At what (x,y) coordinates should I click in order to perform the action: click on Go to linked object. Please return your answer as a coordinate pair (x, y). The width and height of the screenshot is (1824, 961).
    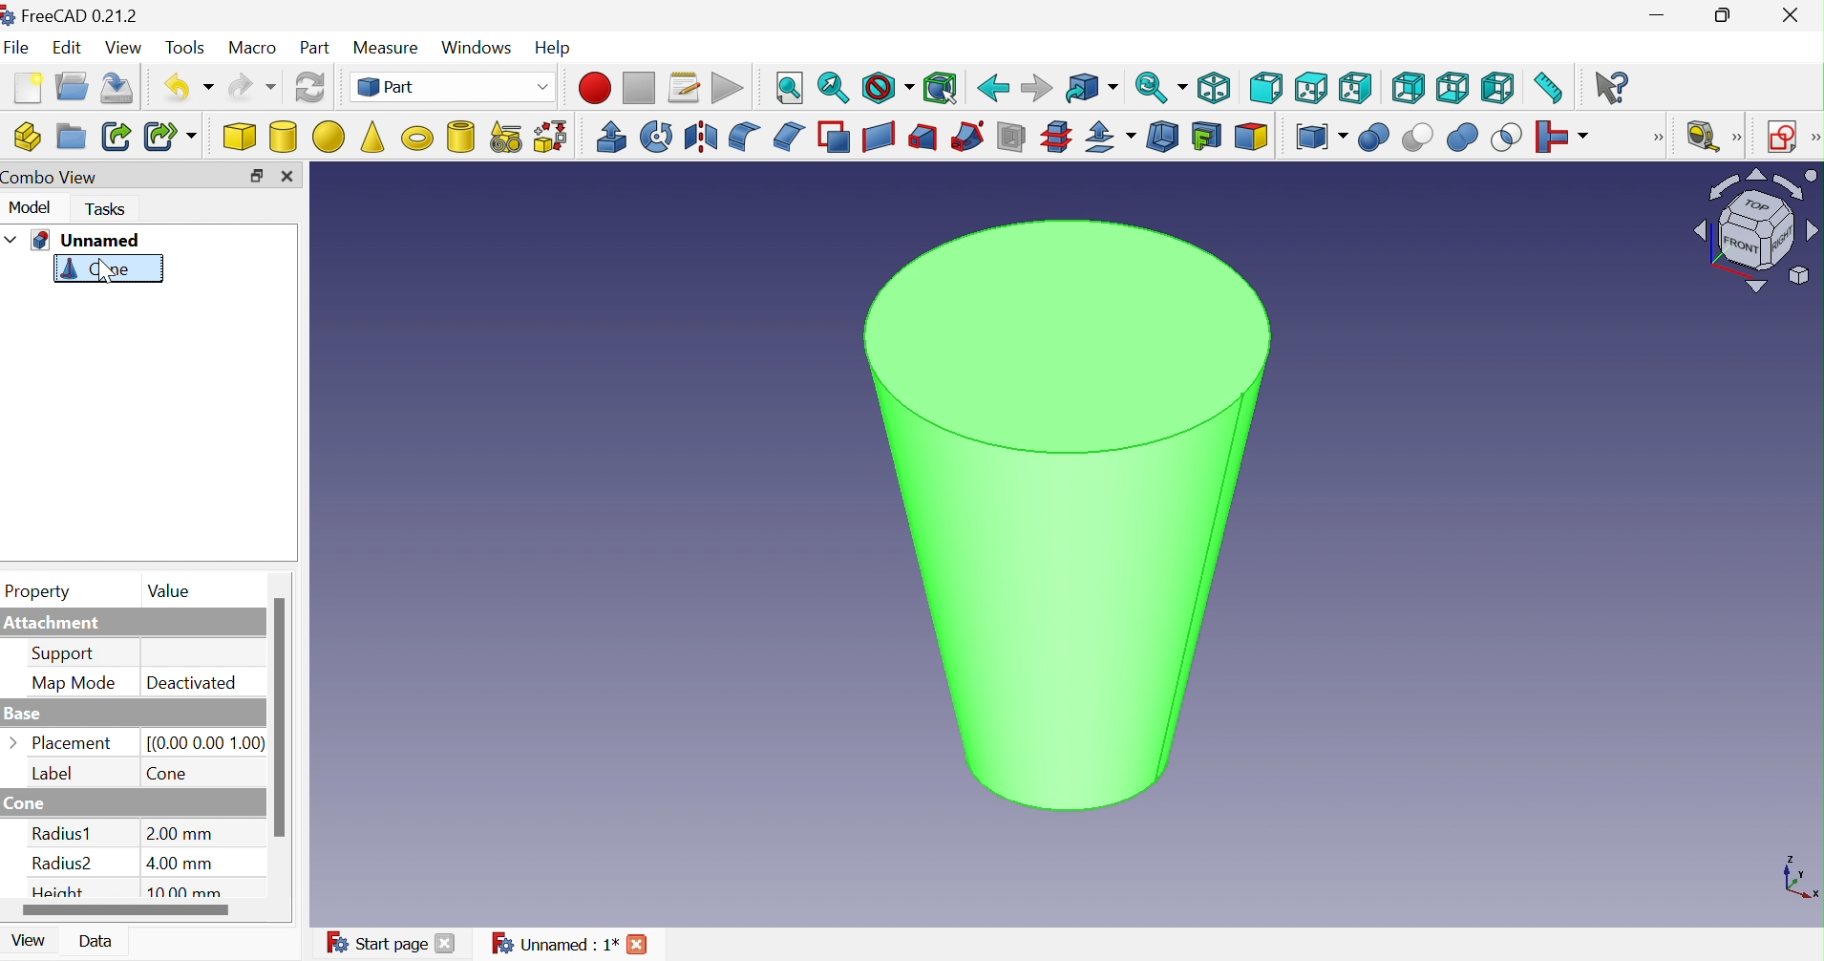
    Looking at the image, I should click on (1091, 89).